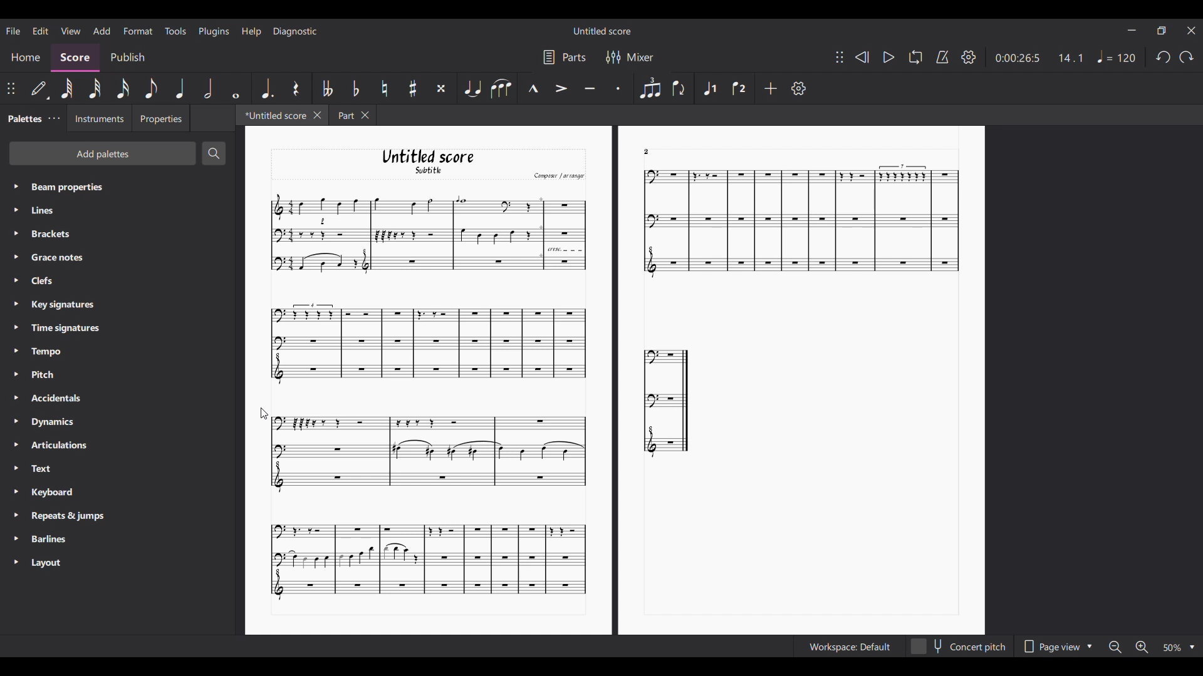  Describe the element at coordinates (48, 235) in the screenshot. I see `» Brackets` at that location.